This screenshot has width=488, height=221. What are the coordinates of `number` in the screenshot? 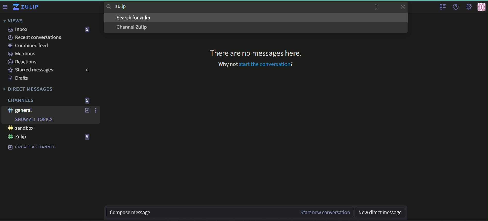 It's located at (87, 137).